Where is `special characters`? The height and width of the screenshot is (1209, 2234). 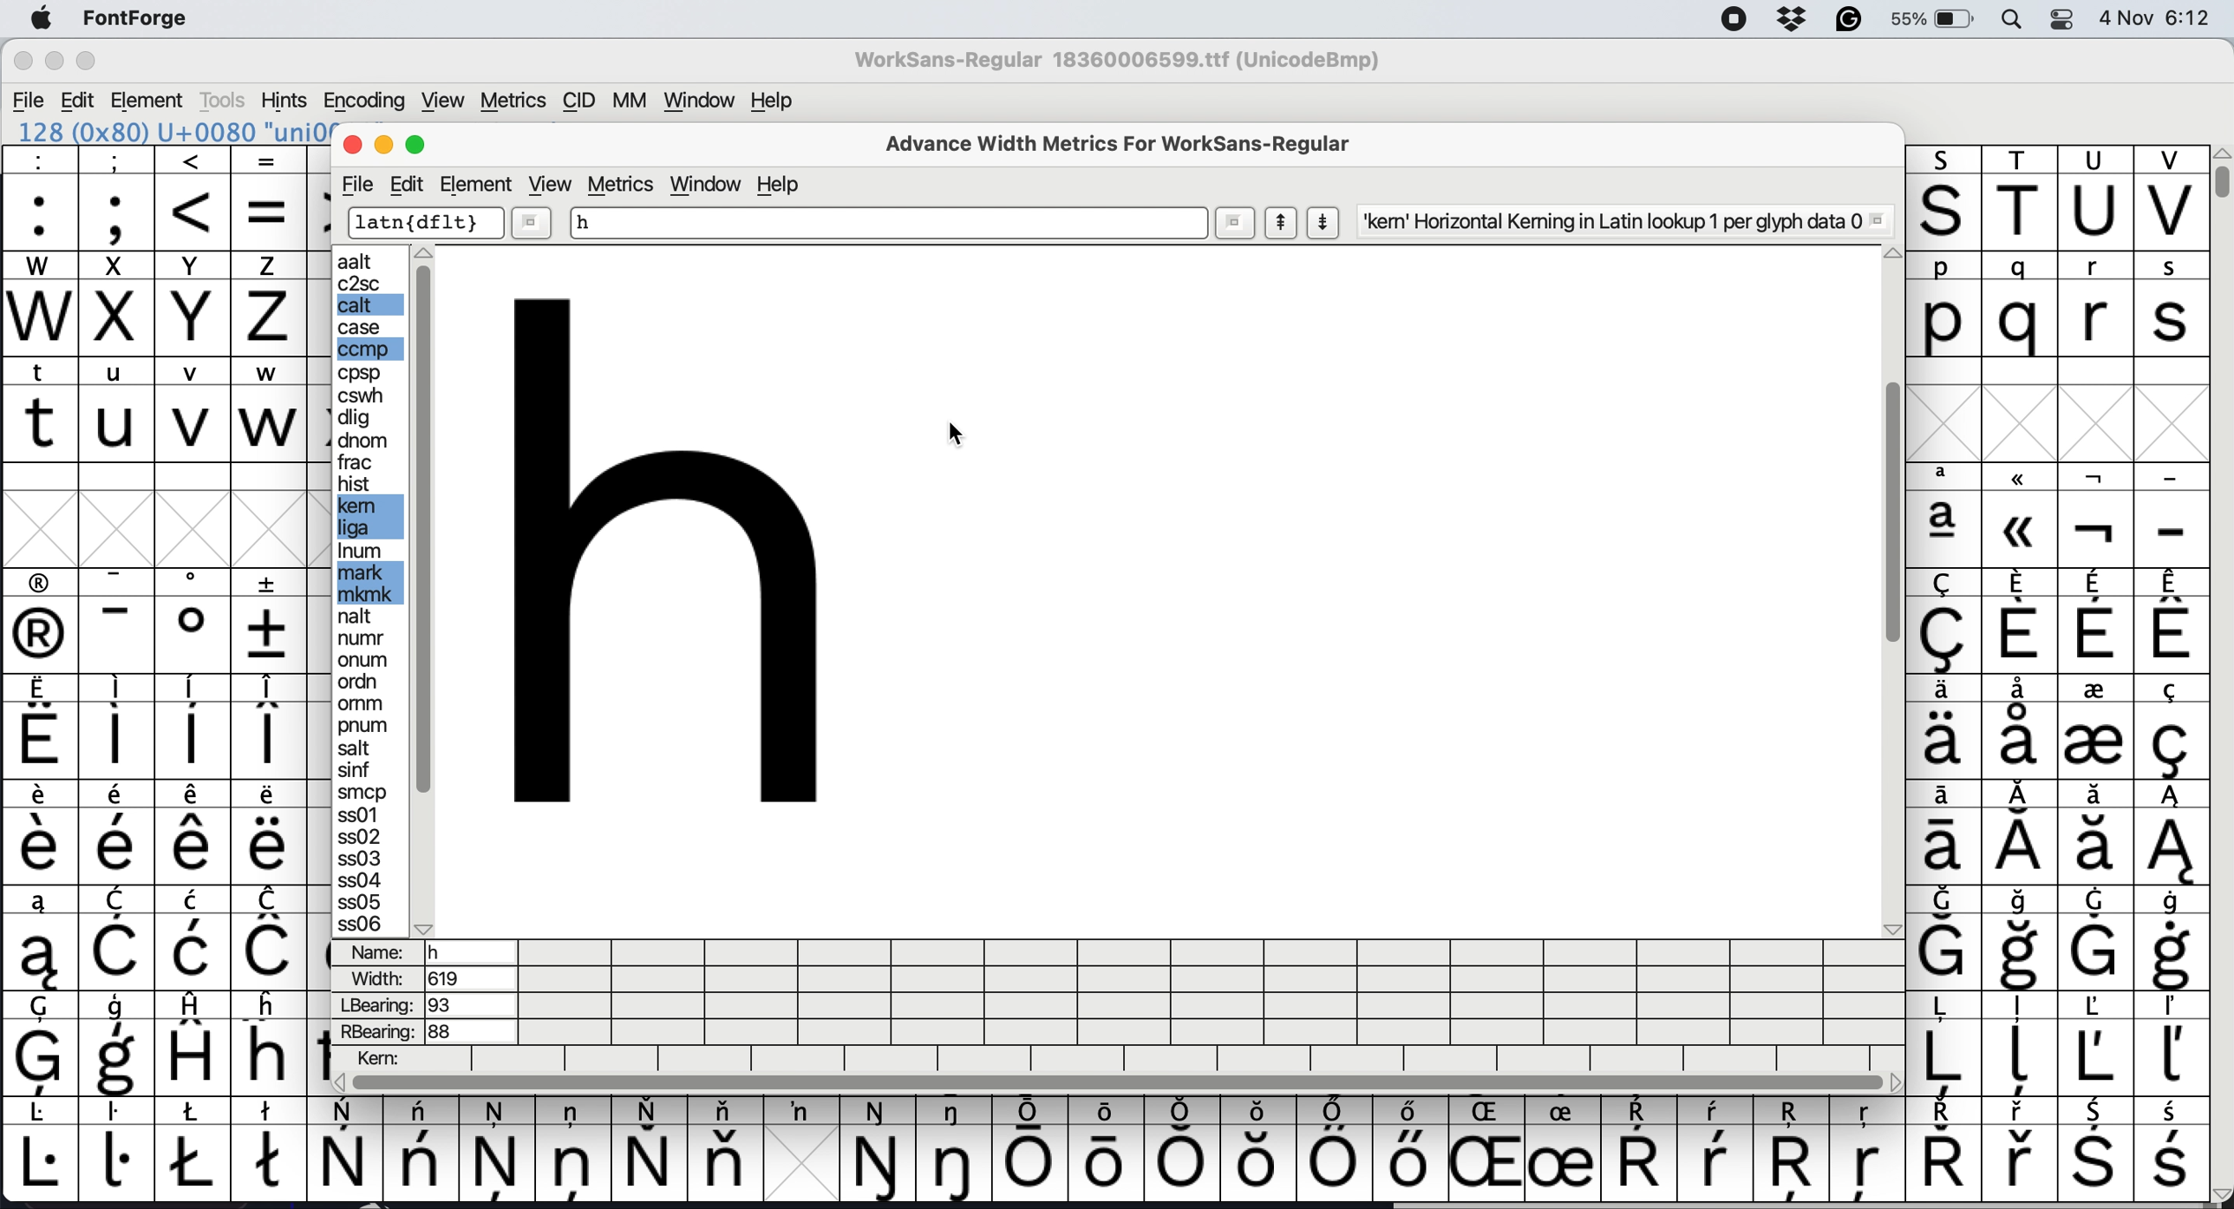 special characters is located at coordinates (154, 847).